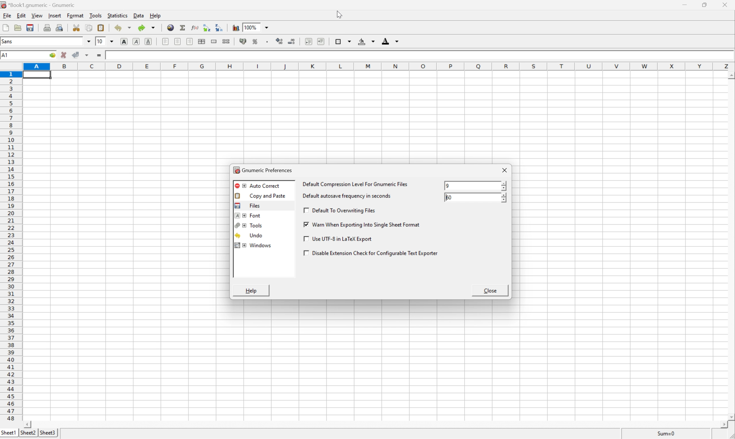 The image size is (735, 439). What do you see at coordinates (372, 196) in the screenshot?
I see `default autosave frequency in seconds` at bounding box center [372, 196].